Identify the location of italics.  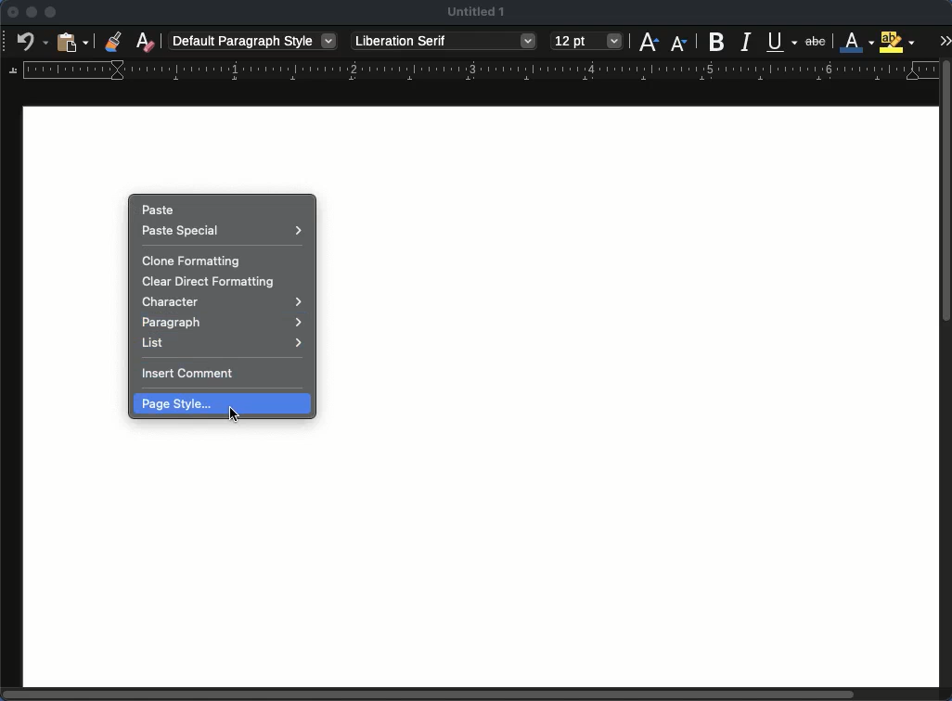
(748, 42).